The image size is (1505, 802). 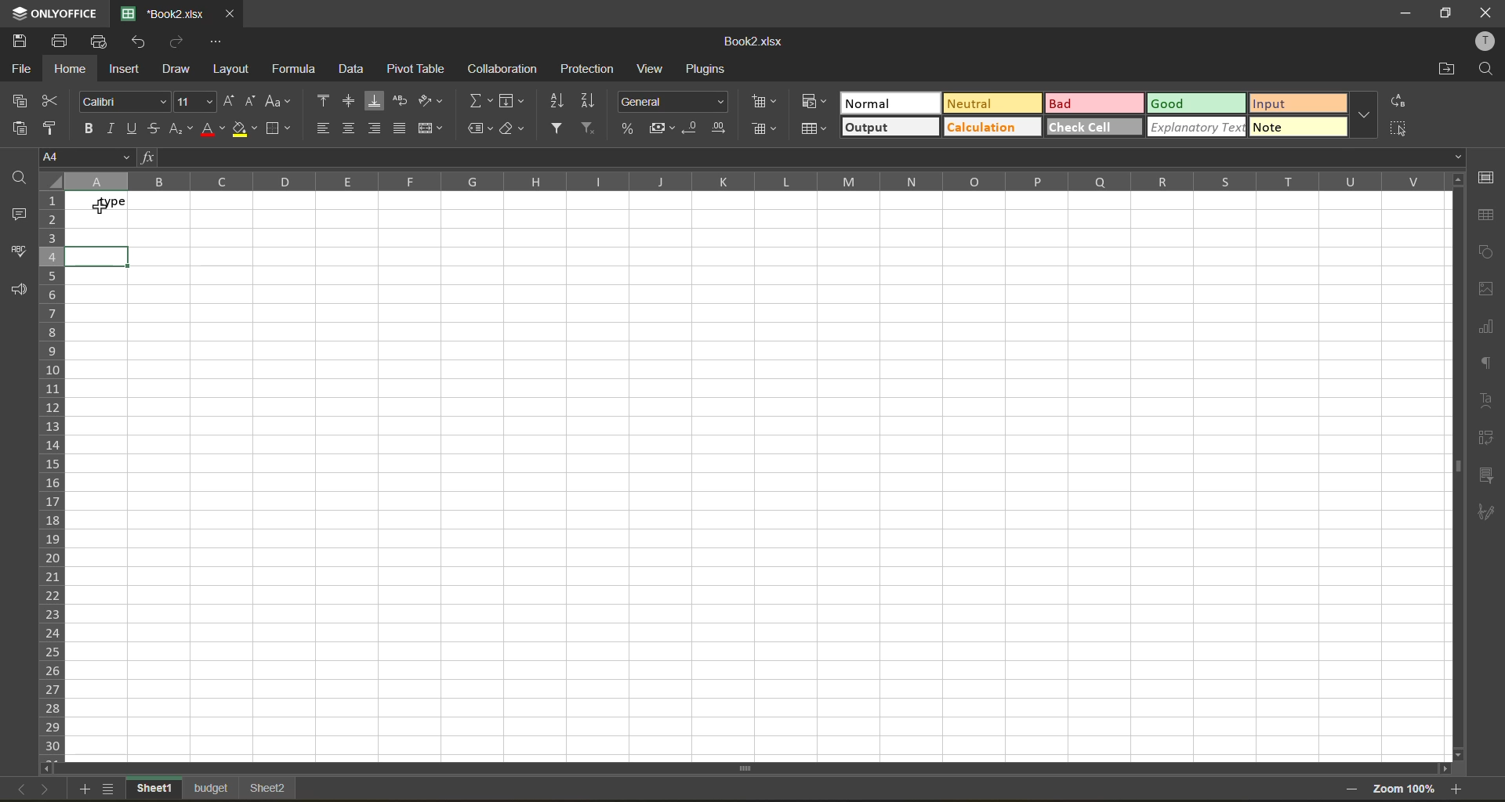 I want to click on align right, so click(x=375, y=127).